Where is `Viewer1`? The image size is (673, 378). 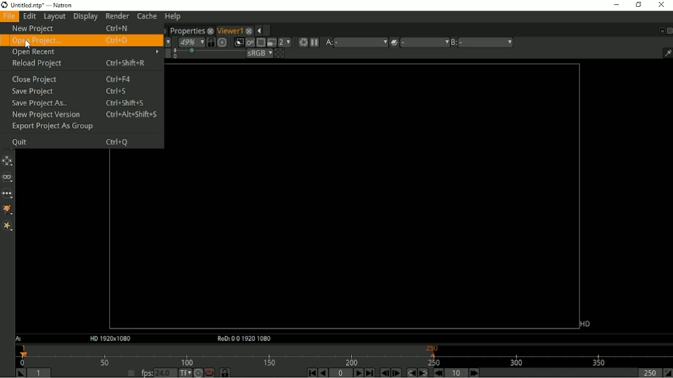
Viewer1 is located at coordinates (229, 30).